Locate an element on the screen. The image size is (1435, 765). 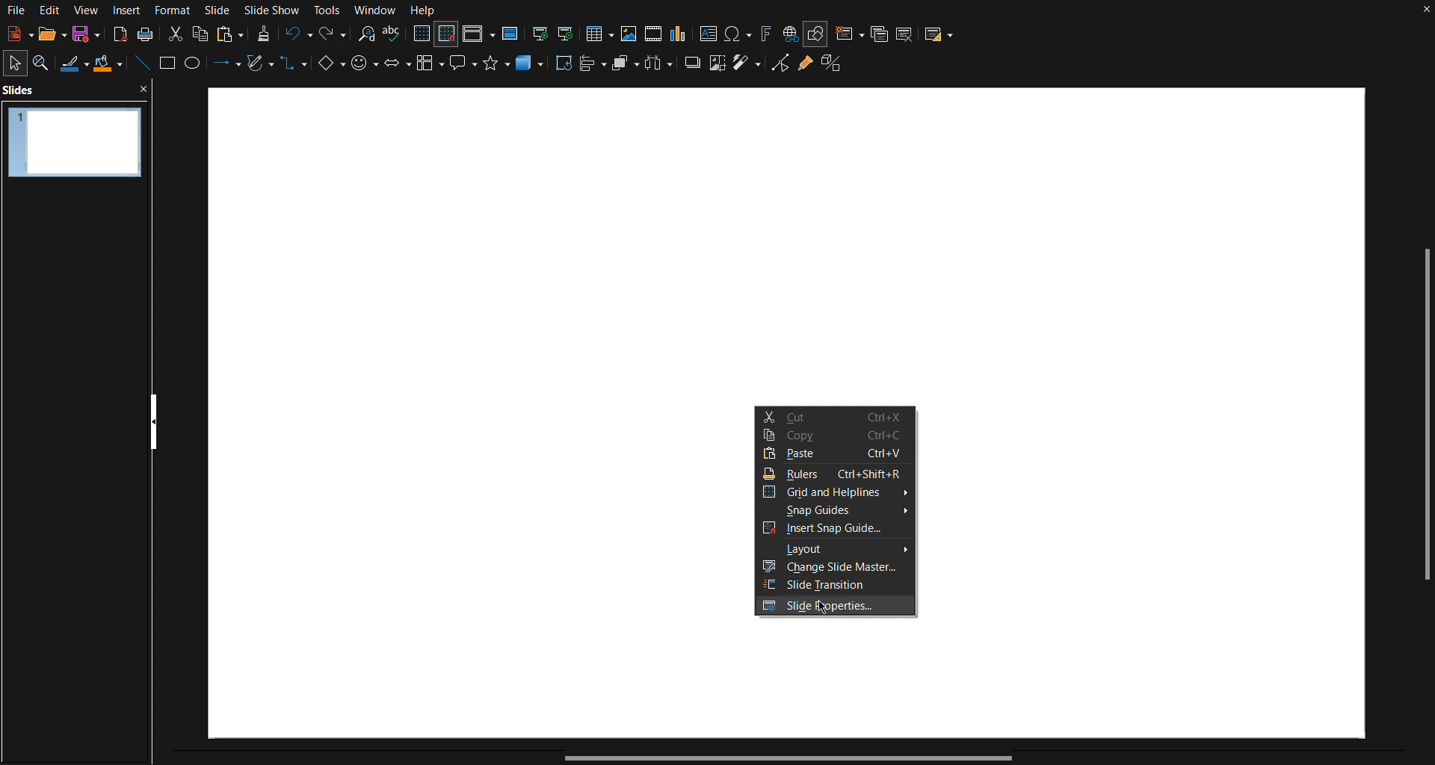
Undo is located at coordinates (297, 34).